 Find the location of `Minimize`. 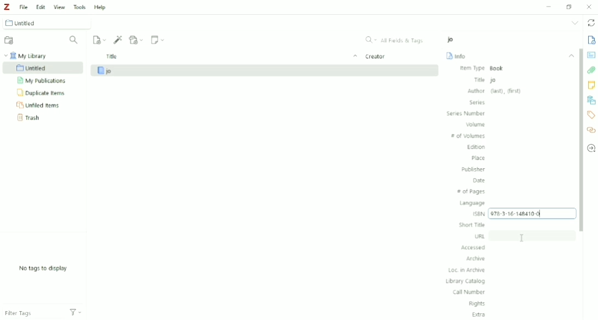

Minimize is located at coordinates (548, 7).